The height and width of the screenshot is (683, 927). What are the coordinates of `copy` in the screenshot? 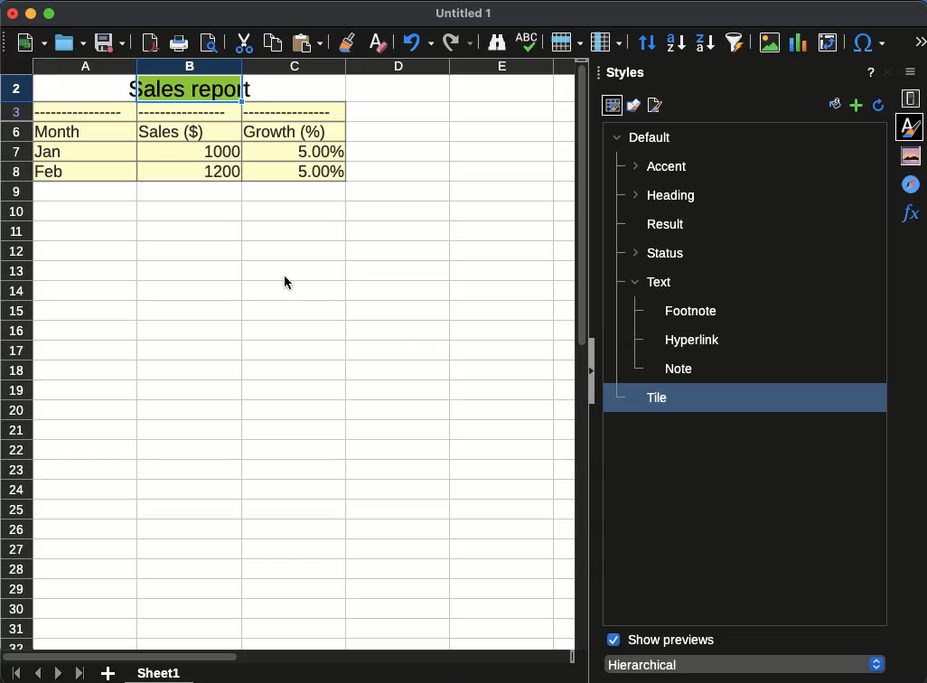 It's located at (274, 43).